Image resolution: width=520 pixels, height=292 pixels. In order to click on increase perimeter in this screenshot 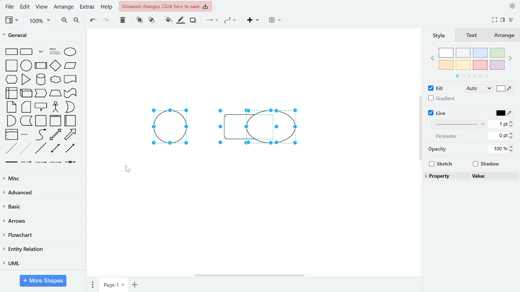, I will do `click(513, 132)`.